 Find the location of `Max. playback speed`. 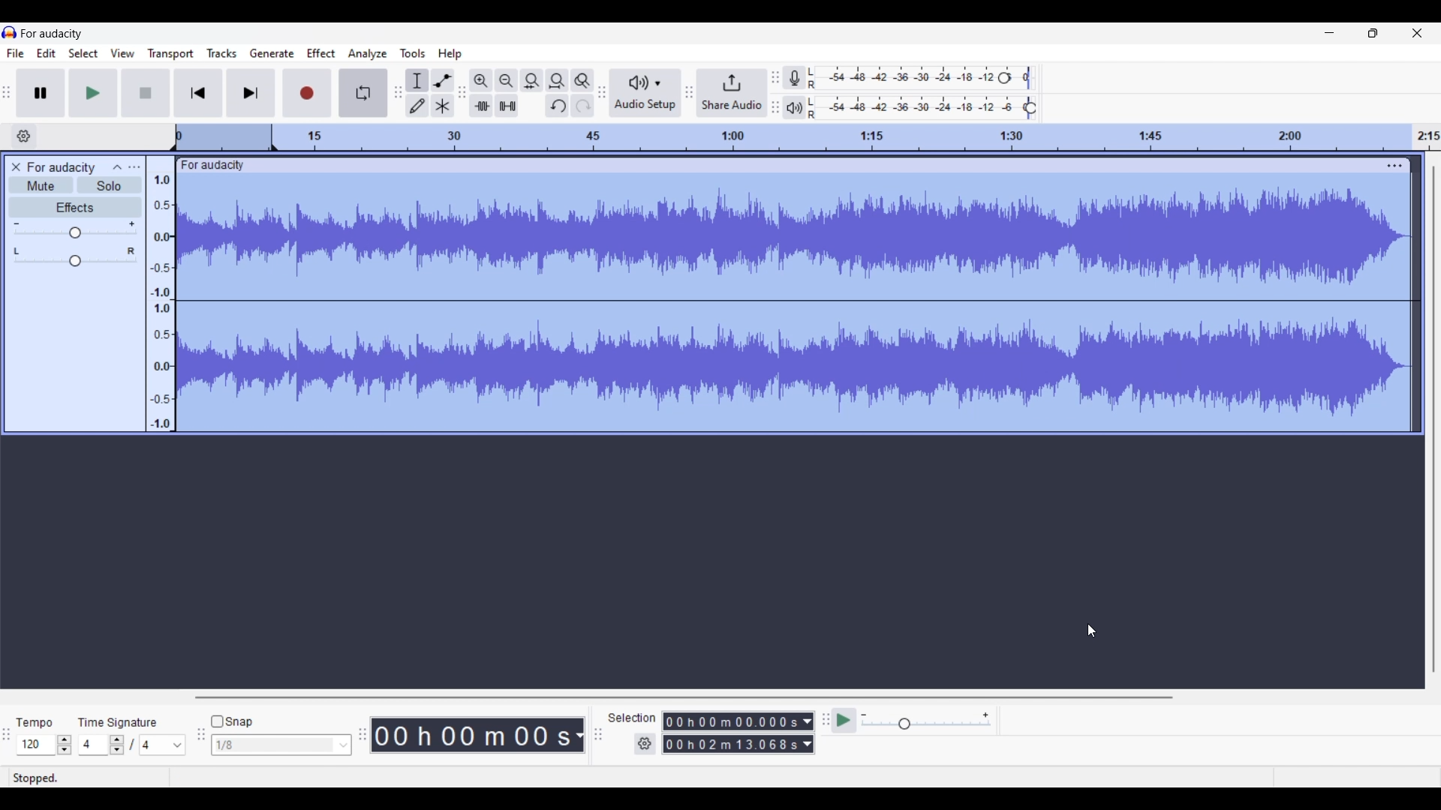

Max. playback speed is located at coordinates (985, 715).